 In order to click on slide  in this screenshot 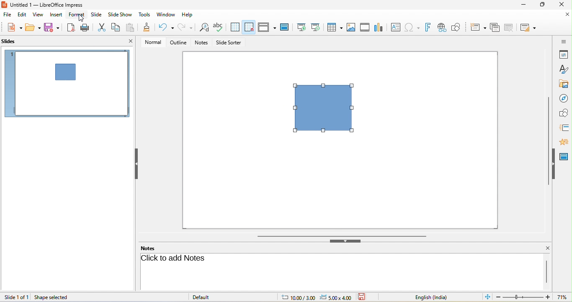, I will do `click(67, 84)`.